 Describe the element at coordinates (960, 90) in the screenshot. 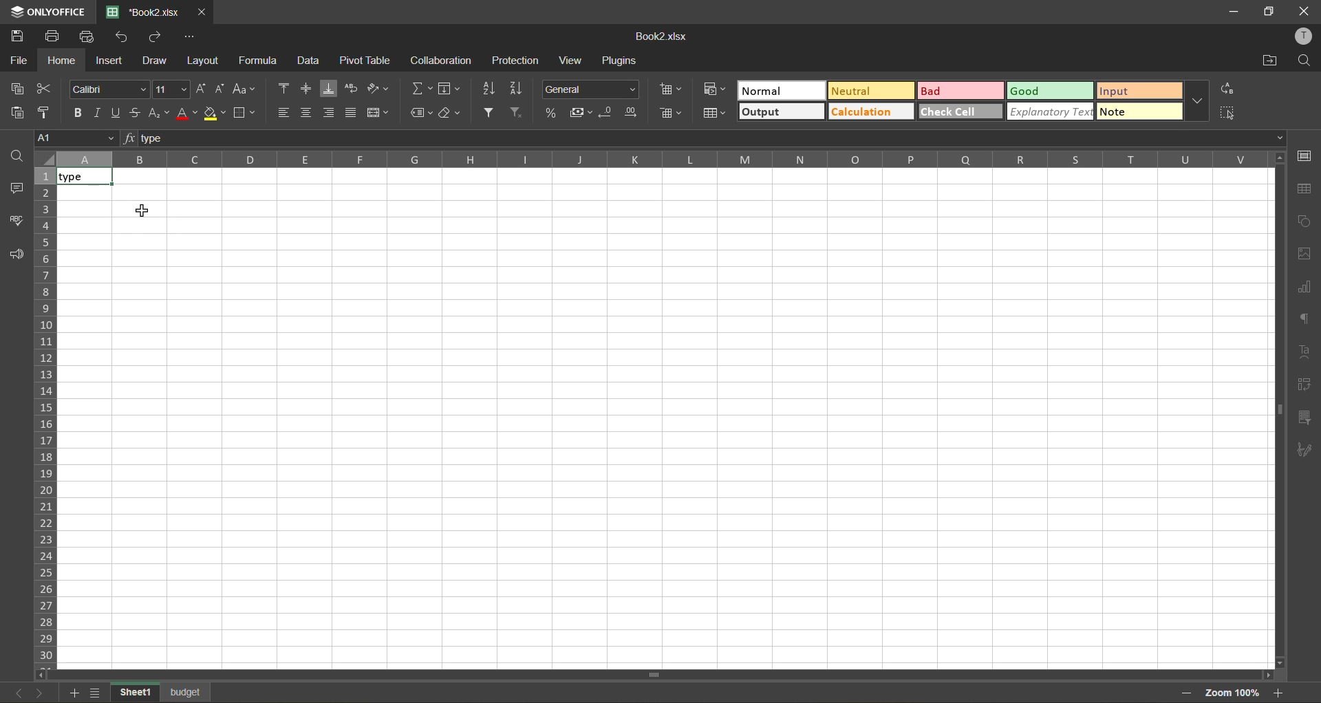

I see `bad` at that location.